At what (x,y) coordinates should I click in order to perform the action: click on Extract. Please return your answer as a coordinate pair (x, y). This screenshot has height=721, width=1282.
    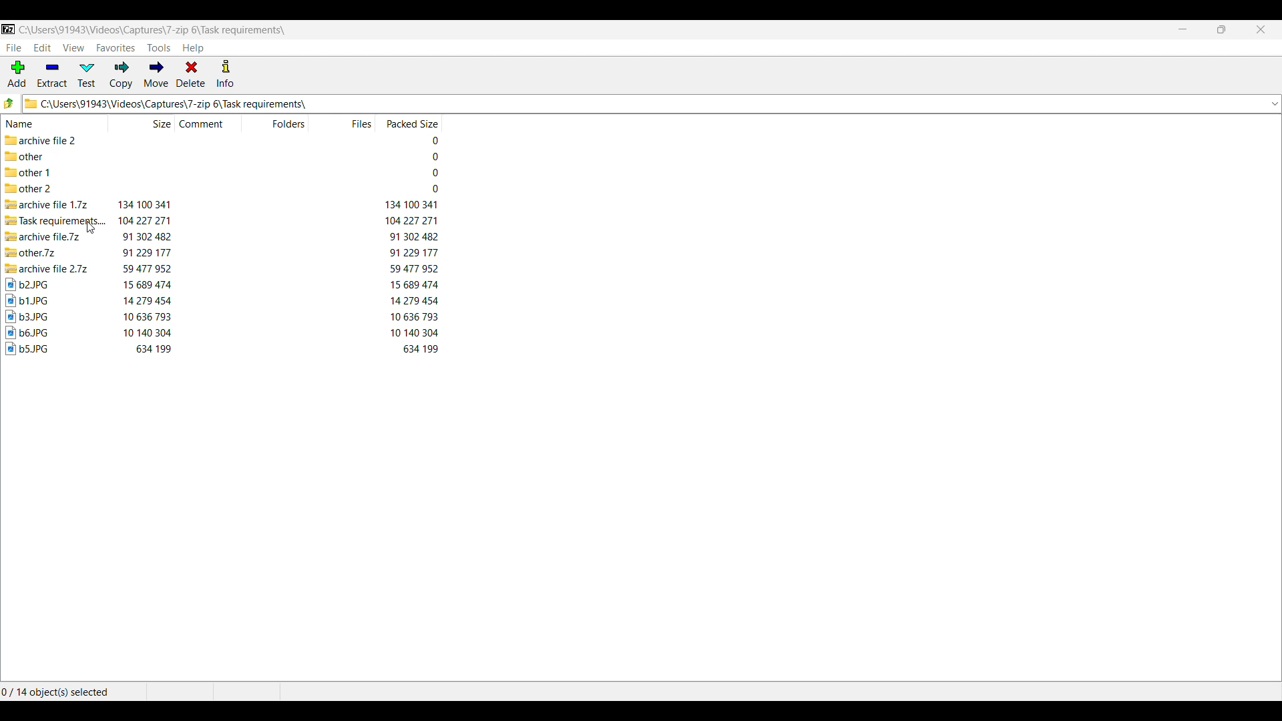
    Looking at the image, I should click on (53, 75).